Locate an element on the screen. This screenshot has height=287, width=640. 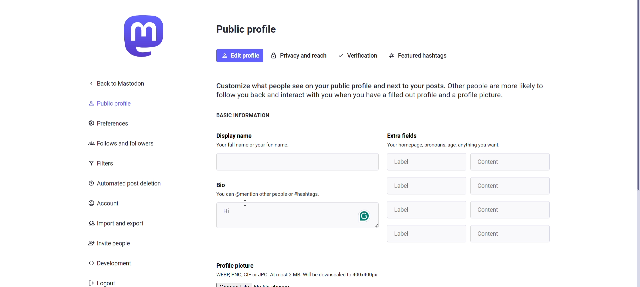
 is located at coordinates (428, 233).